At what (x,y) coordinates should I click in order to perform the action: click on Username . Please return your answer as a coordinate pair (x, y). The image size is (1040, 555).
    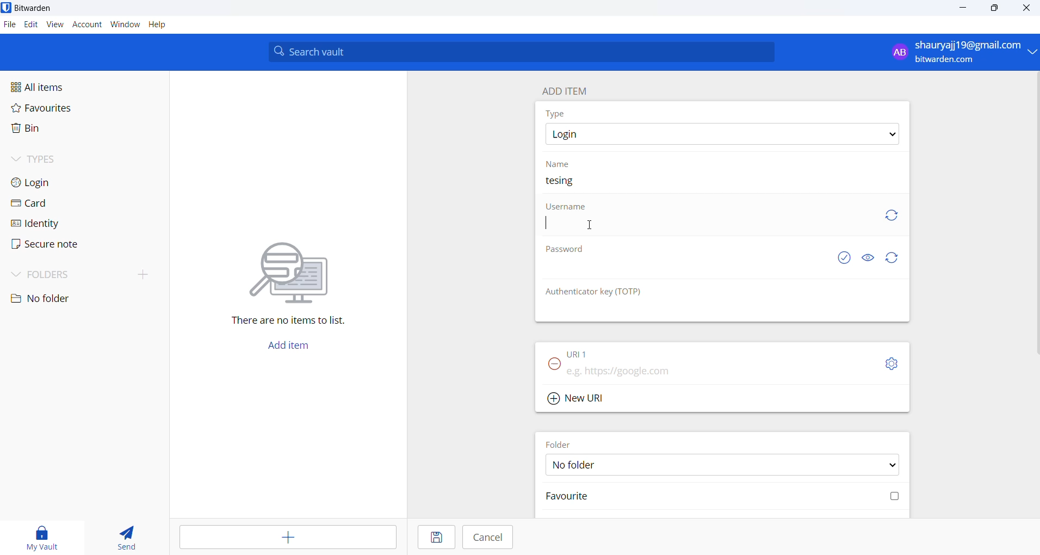
    Looking at the image, I should click on (567, 206).